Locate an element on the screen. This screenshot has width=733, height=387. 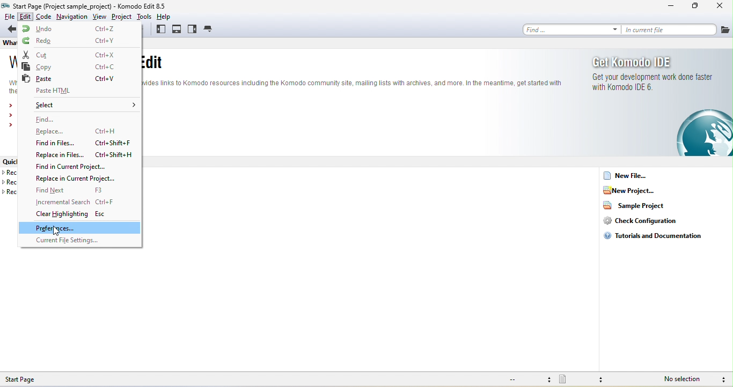
text is located at coordinates (353, 72).